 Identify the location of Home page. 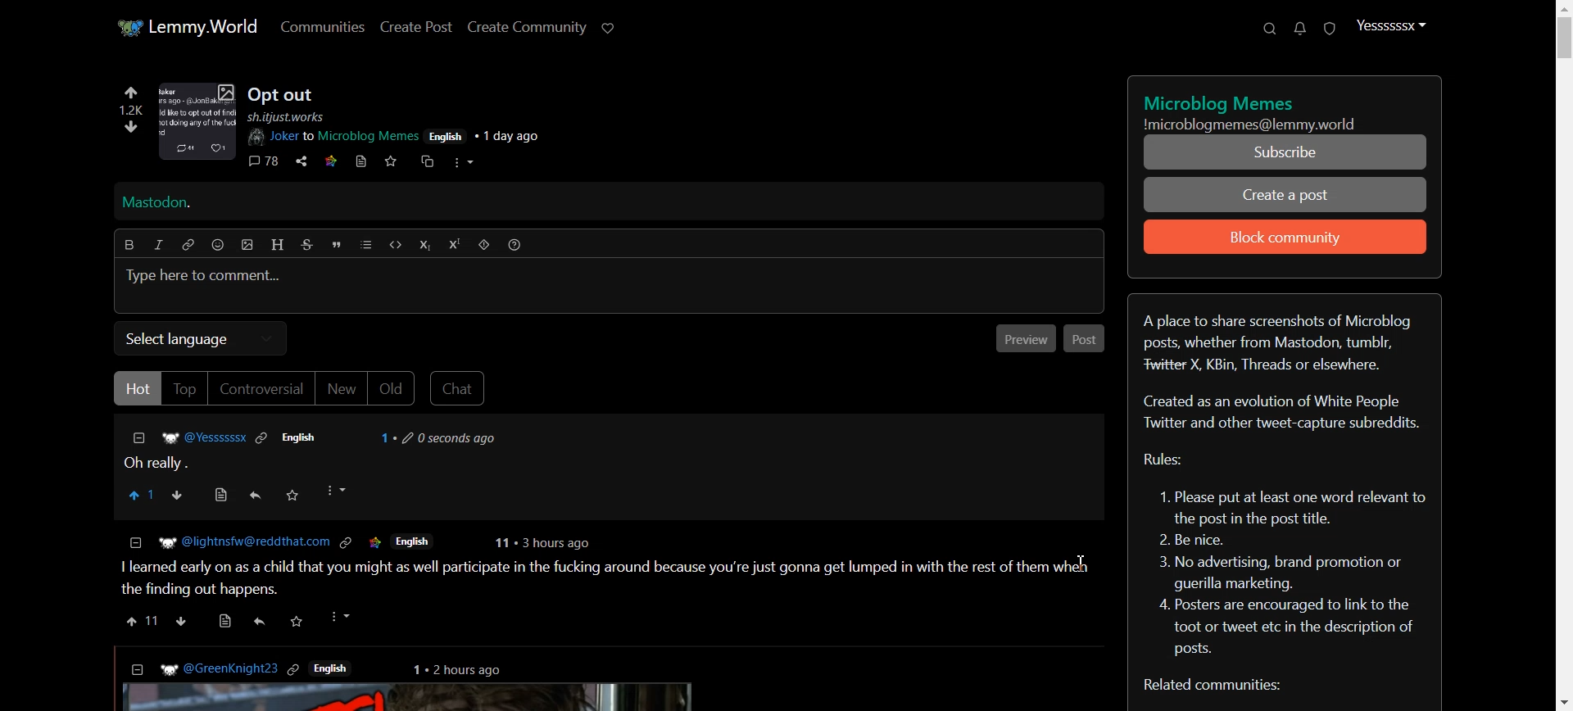
(187, 25).